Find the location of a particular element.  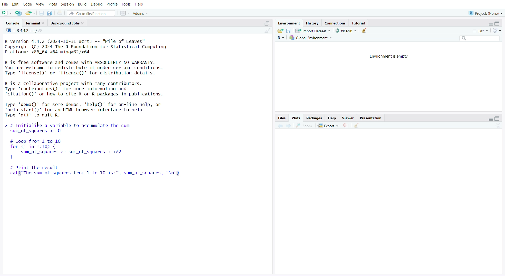

search is located at coordinates (478, 38).